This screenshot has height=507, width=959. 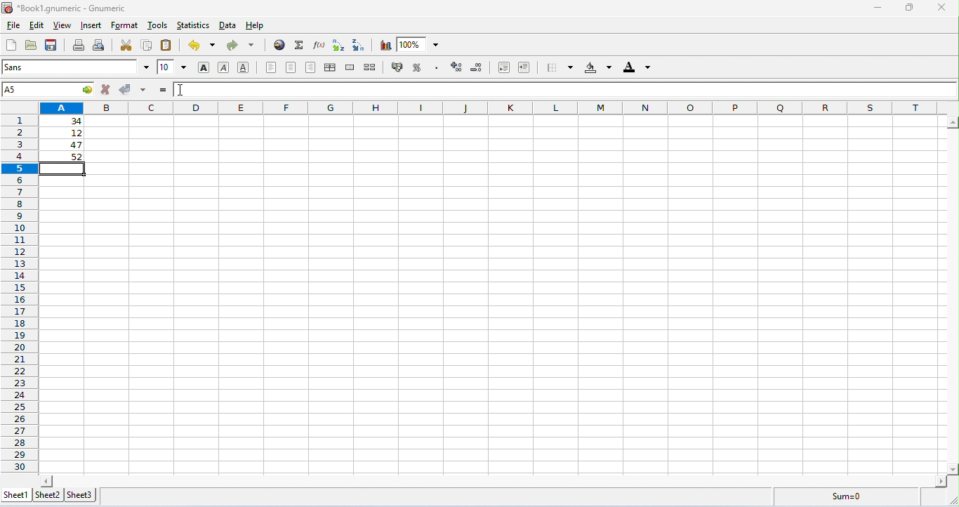 What do you see at coordinates (201, 45) in the screenshot?
I see `undo` at bounding box center [201, 45].